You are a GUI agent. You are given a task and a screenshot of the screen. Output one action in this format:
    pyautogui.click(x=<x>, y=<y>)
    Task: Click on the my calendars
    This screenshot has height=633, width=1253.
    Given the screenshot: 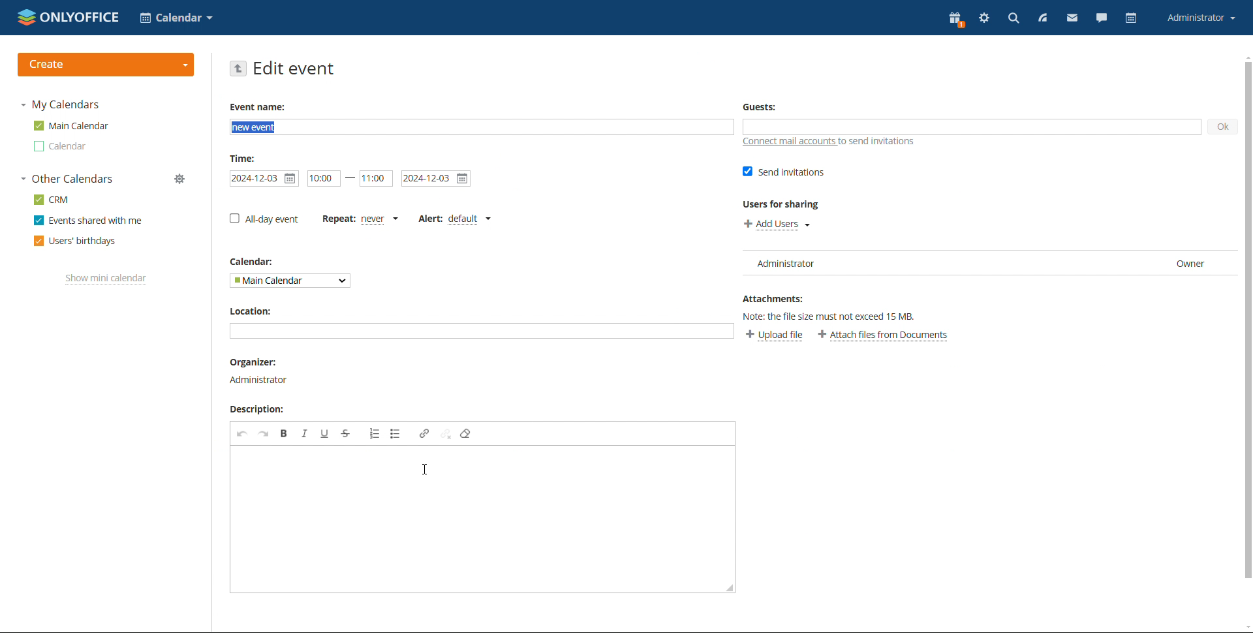 What is the action you would take?
    pyautogui.click(x=62, y=104)
    